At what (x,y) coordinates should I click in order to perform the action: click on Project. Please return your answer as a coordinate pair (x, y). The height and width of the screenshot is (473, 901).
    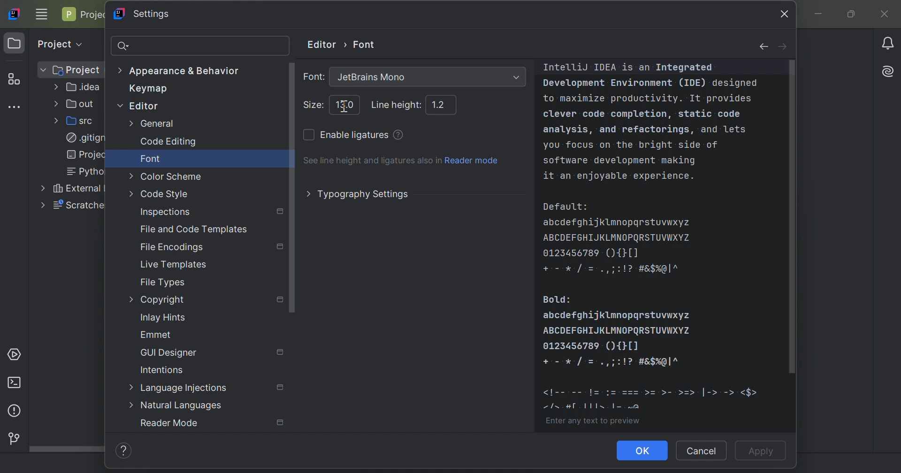
    Looking at the image, I should click on (84, 15).